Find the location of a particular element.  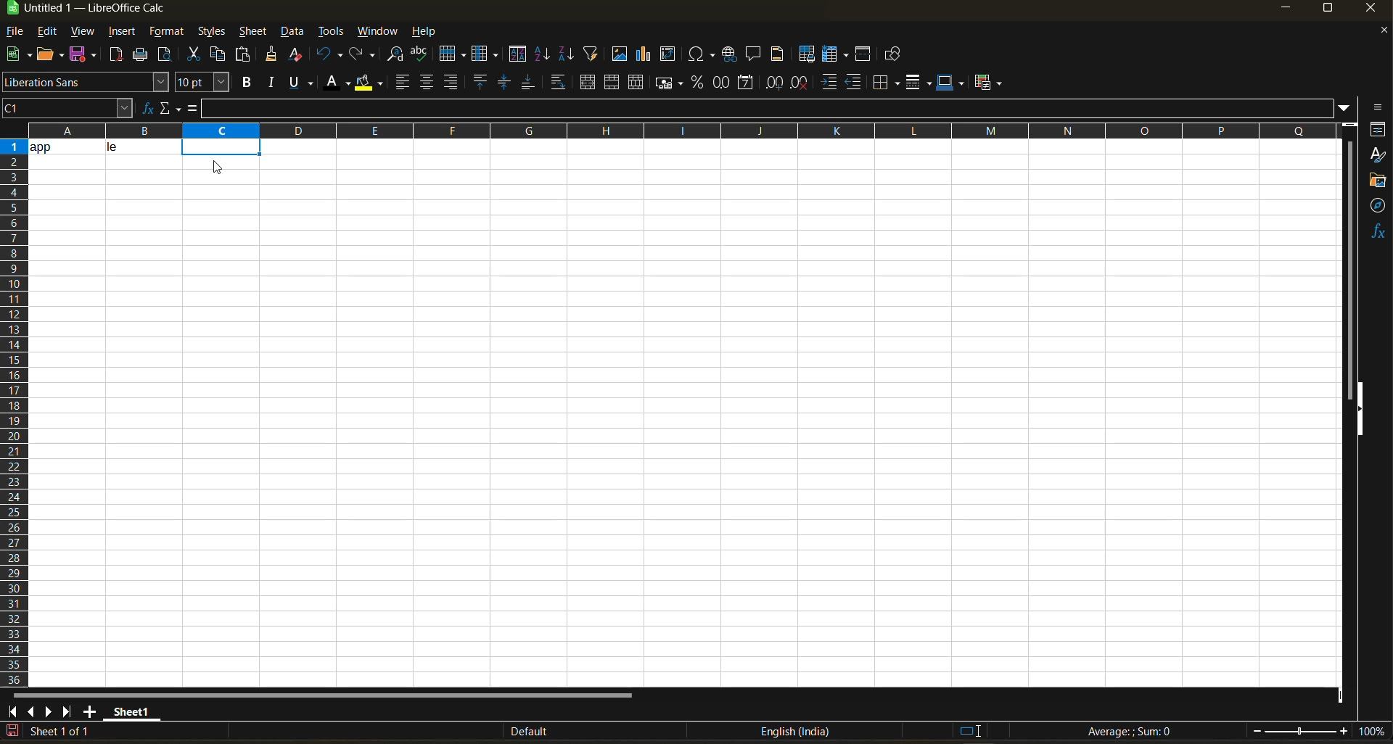

wrap text is located at coordinates (557, 83).